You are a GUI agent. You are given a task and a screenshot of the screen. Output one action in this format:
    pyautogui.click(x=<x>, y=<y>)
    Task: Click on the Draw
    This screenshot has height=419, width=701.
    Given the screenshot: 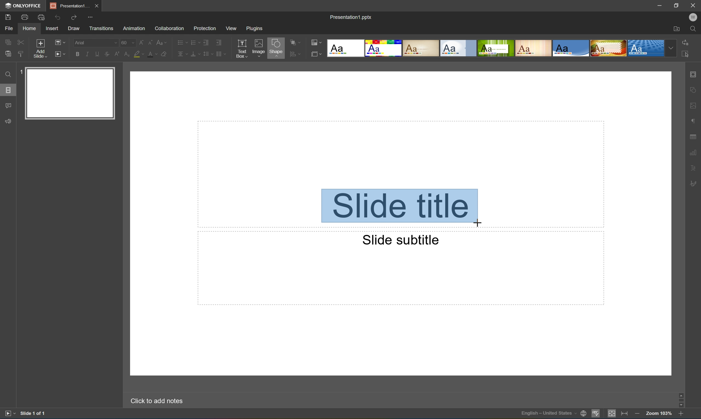 What is the action you would take?
    pyautogui.click(x=75, y=29)
    